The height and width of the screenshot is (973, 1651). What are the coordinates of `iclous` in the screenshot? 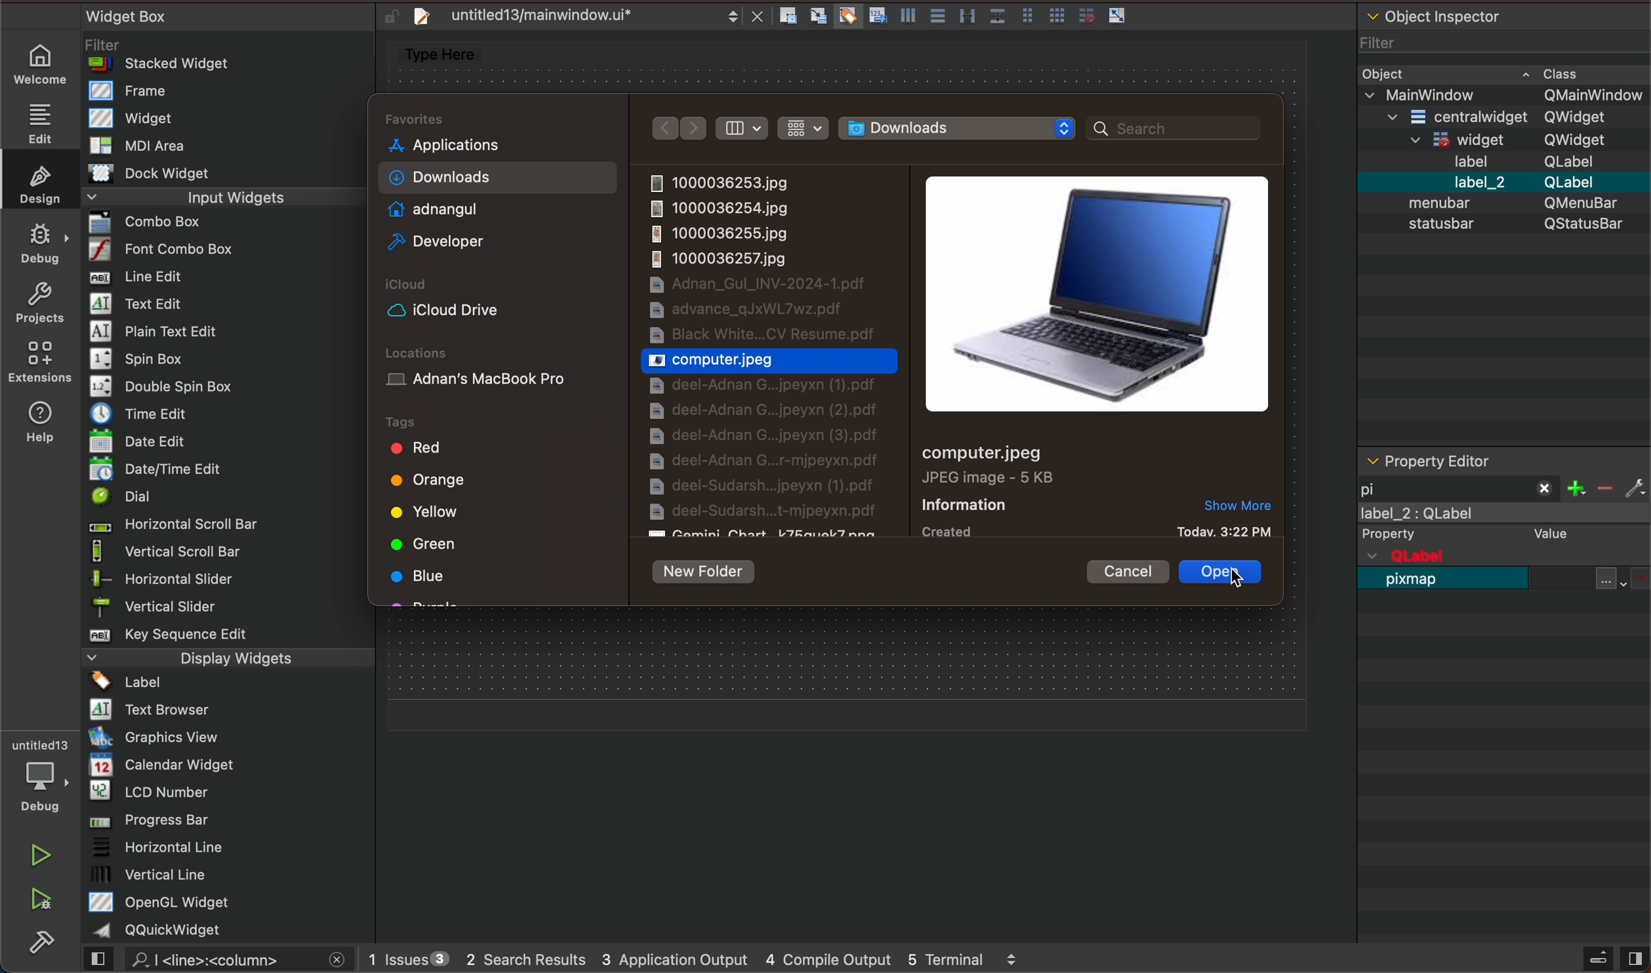 It's located at (415, 286).